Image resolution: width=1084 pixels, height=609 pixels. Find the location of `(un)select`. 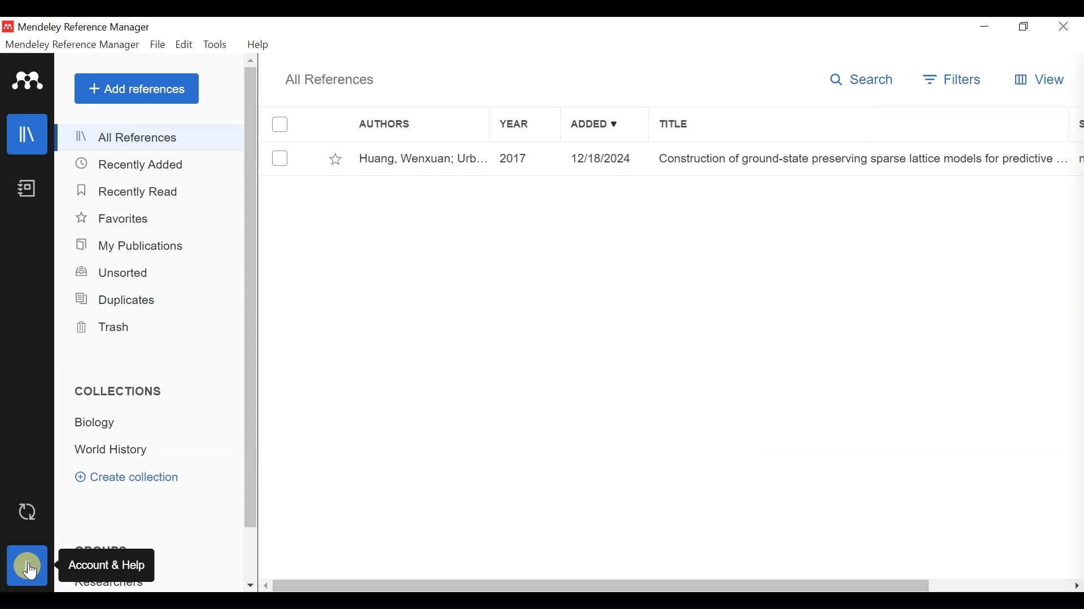

(un)select is located at coordinates (281, 158).